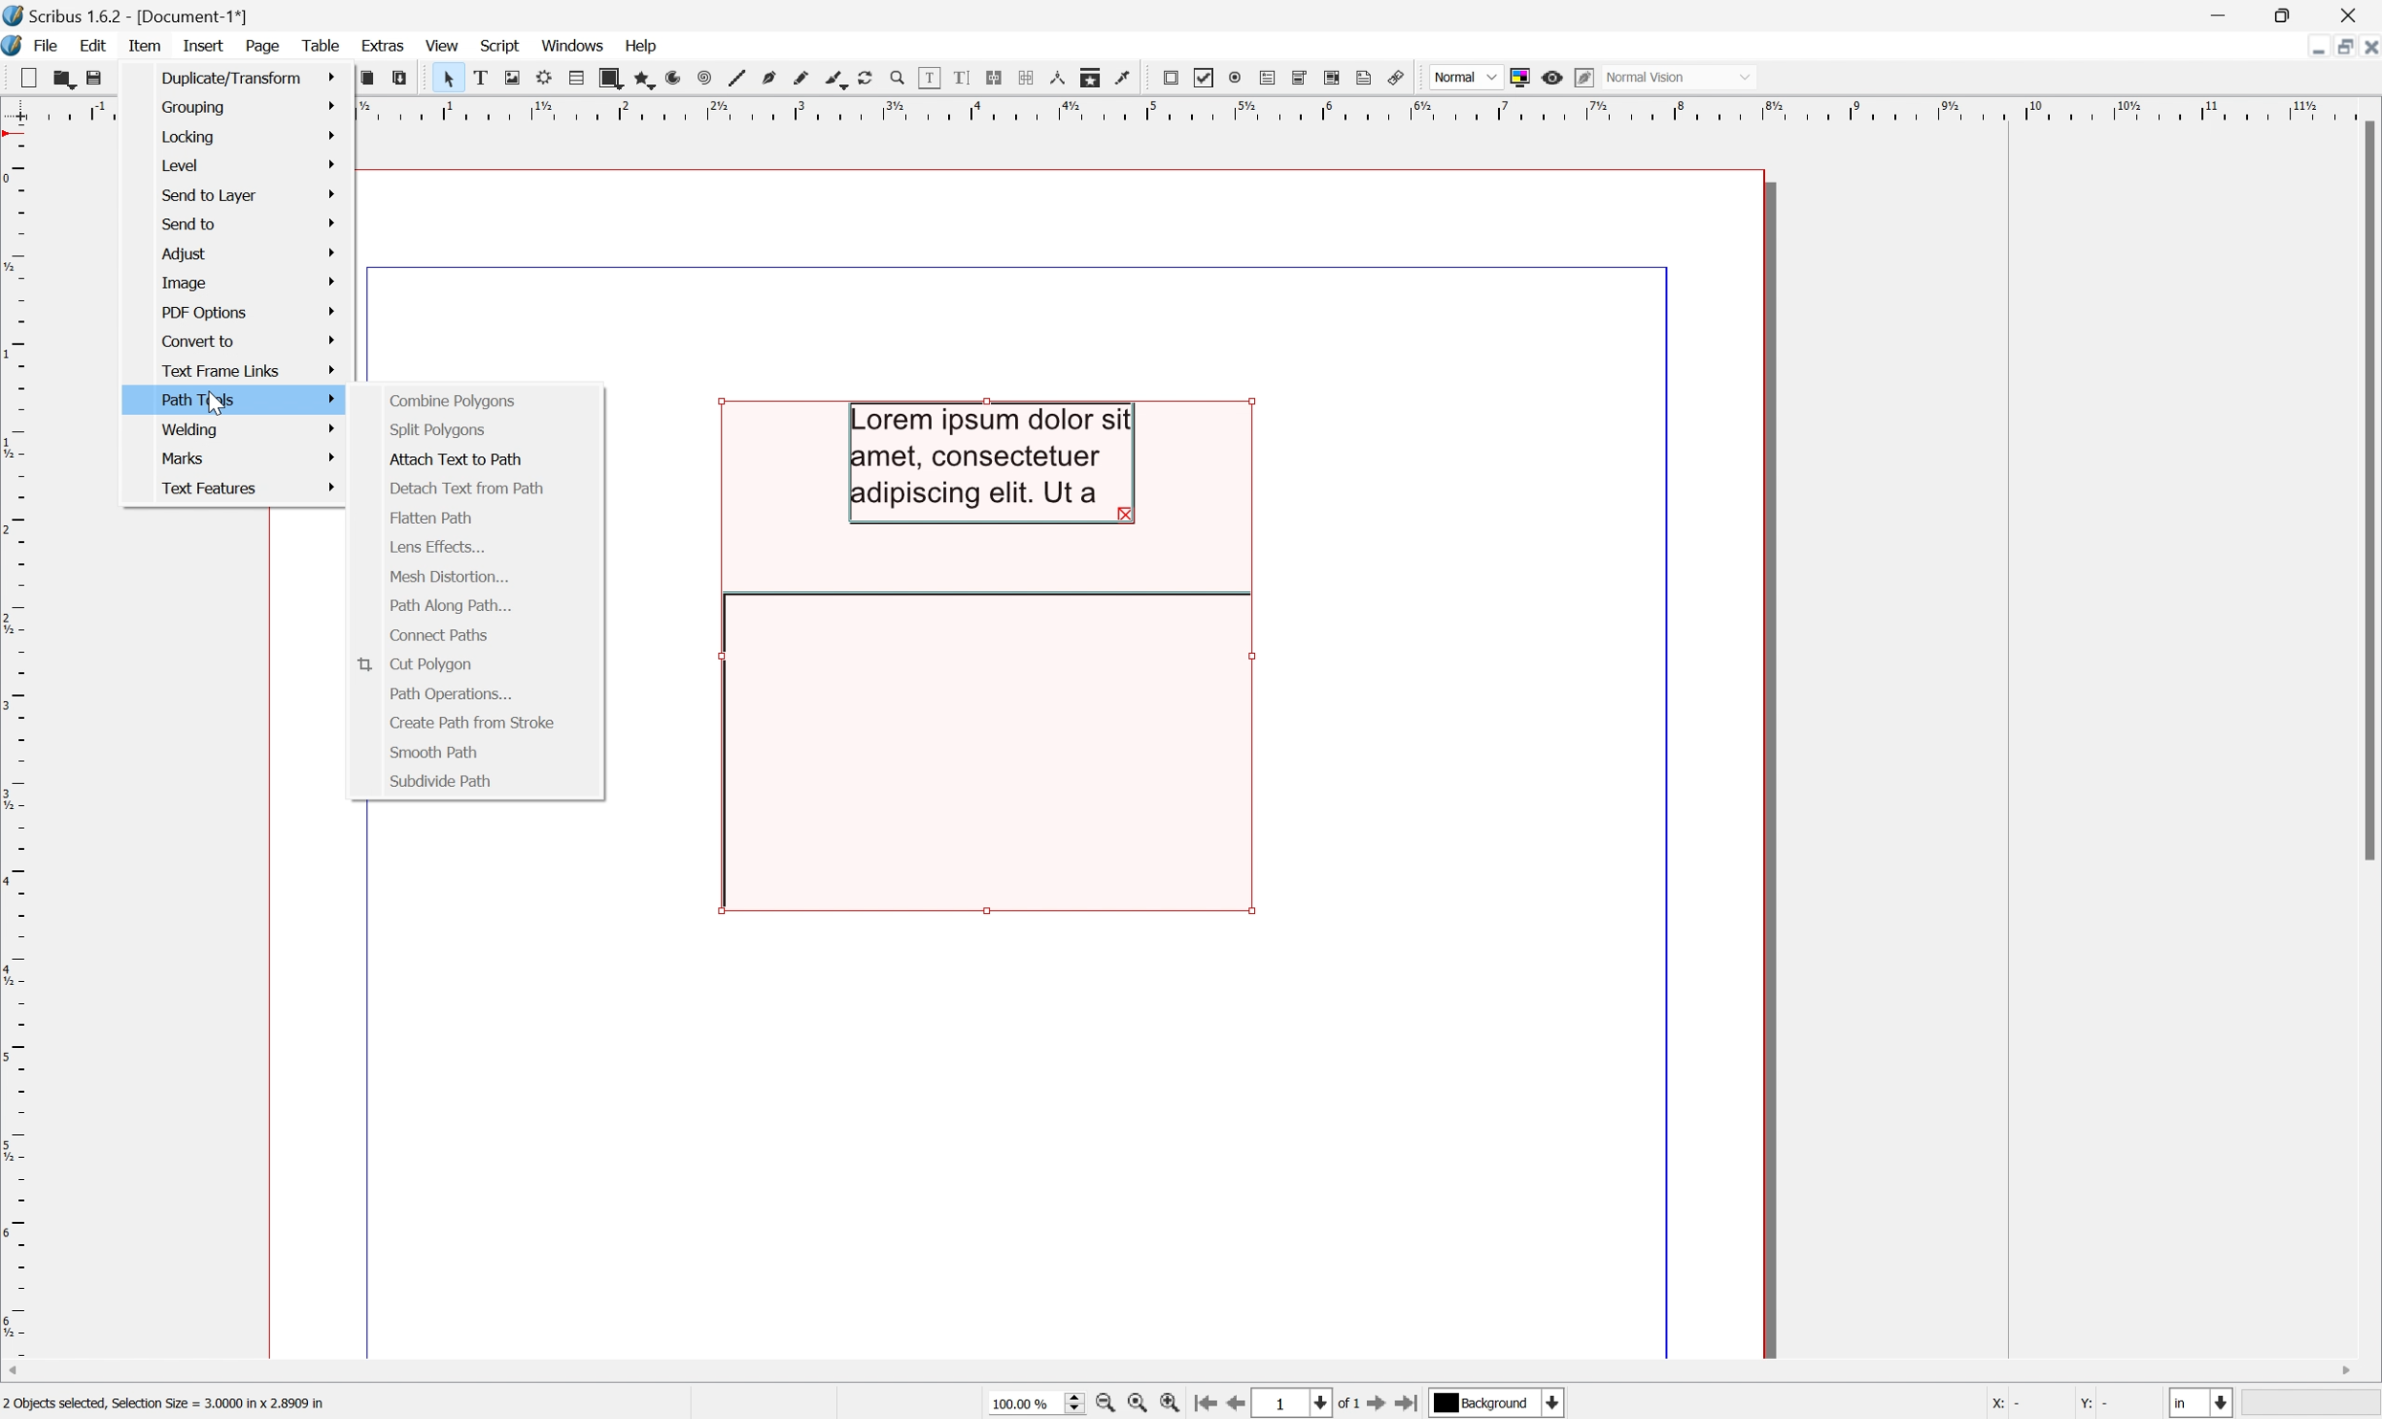  I want to click on Page, so click(263, 47).